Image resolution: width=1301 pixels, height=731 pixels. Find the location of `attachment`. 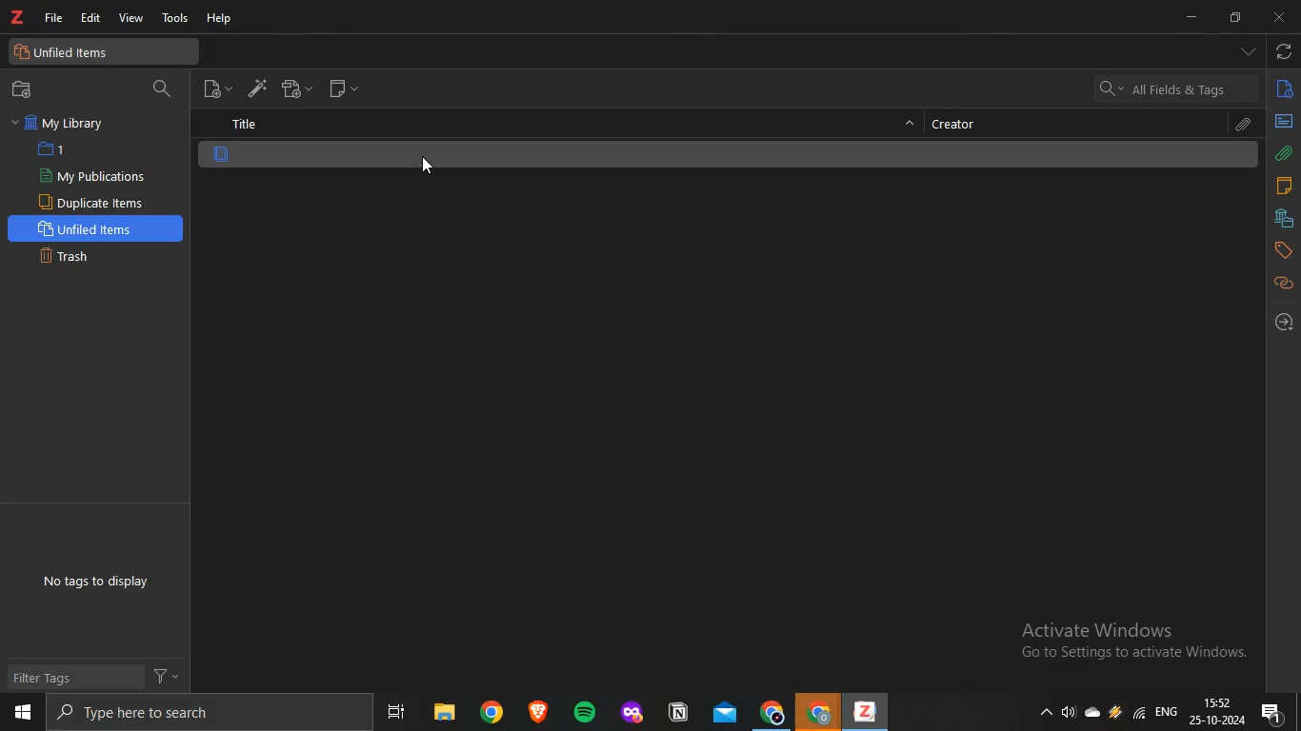

attachment is located at coordinates (1245, 125).